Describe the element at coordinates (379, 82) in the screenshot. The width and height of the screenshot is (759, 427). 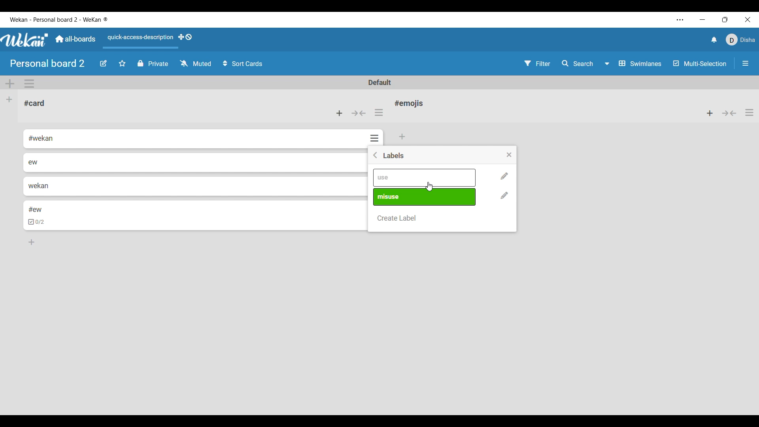
I see `Default` at that location.